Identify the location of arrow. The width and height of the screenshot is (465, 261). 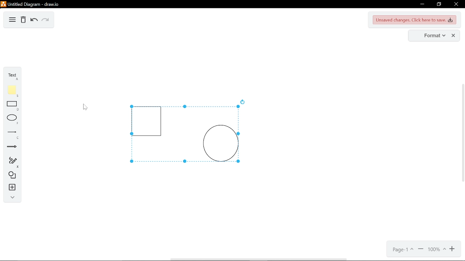
(11, 147).